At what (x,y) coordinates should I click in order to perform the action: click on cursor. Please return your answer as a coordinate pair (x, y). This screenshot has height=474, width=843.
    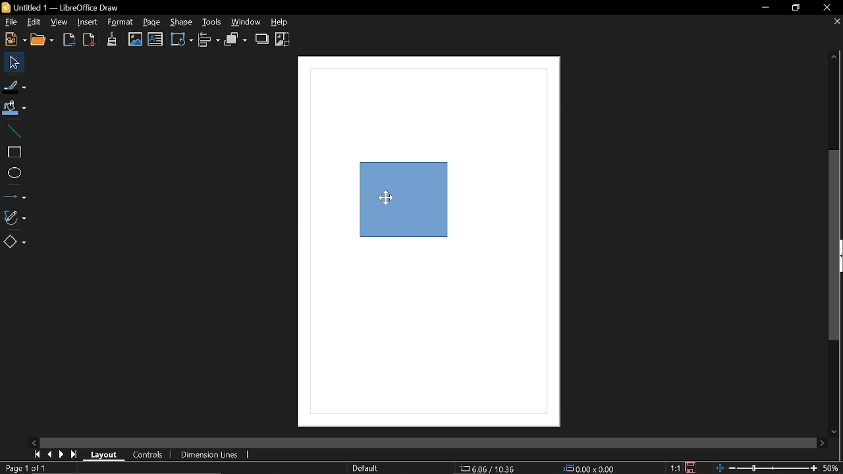
    Looking at the image, I should click on (387, 197).